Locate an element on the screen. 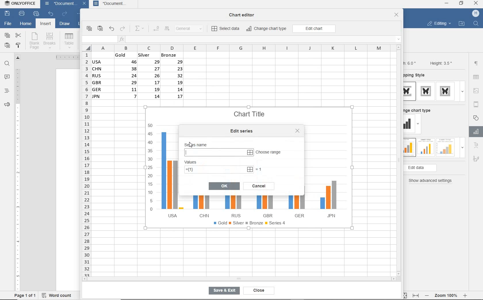  insert function is located at coordinates (260, 39).